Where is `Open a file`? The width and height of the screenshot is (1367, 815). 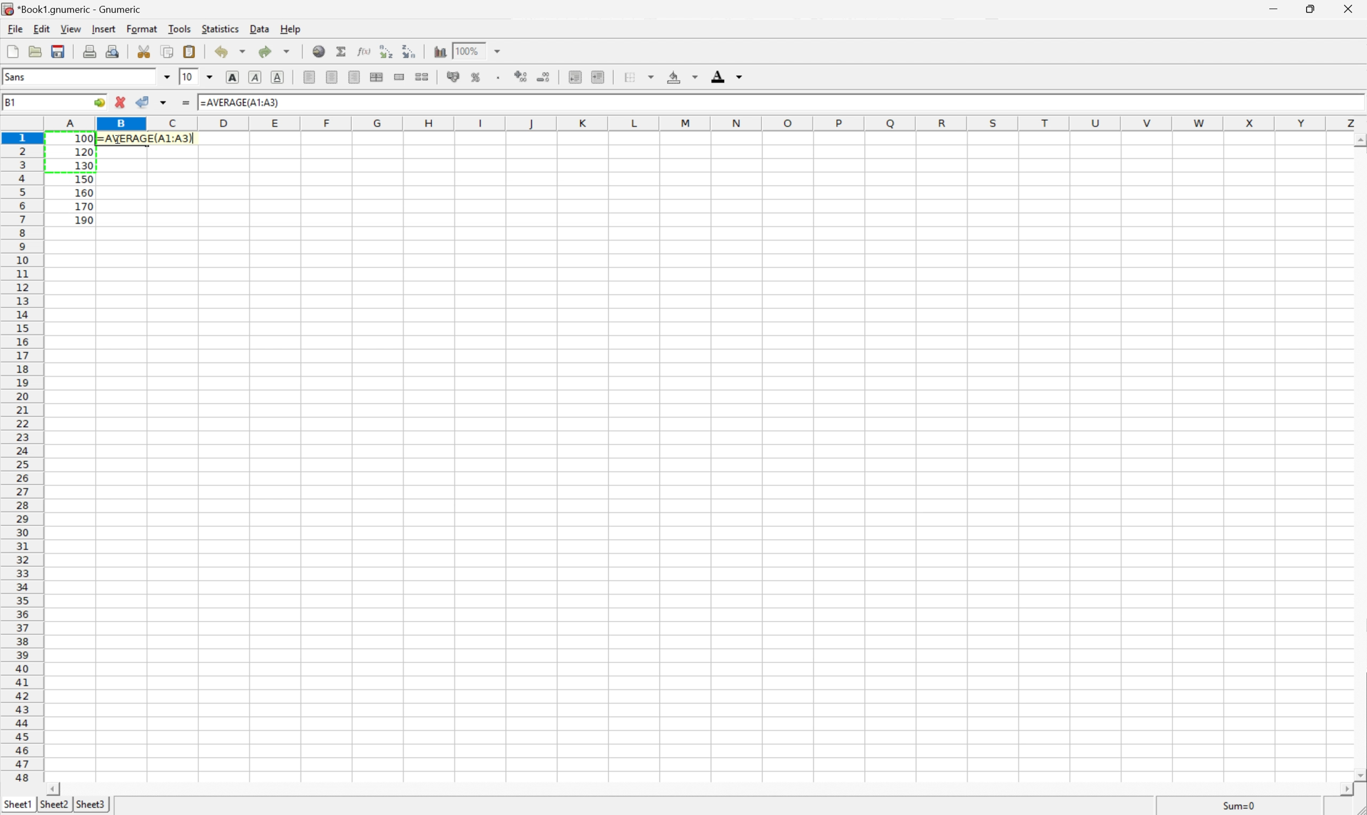 Open a file is located at coordinates (36, 52).